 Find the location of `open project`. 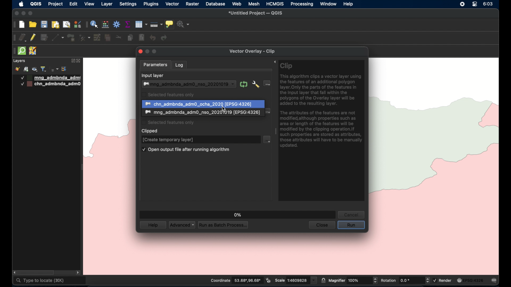

open project is located at coordinates (32, 24).